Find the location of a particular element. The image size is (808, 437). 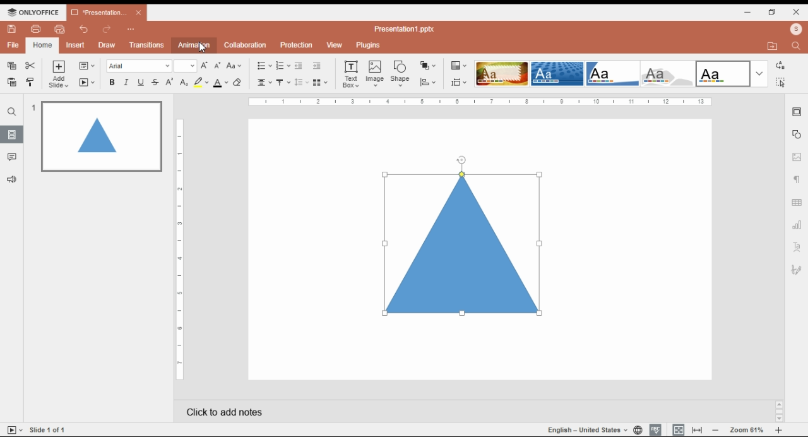

horizontal alignments is located at coordinates (264, 81).